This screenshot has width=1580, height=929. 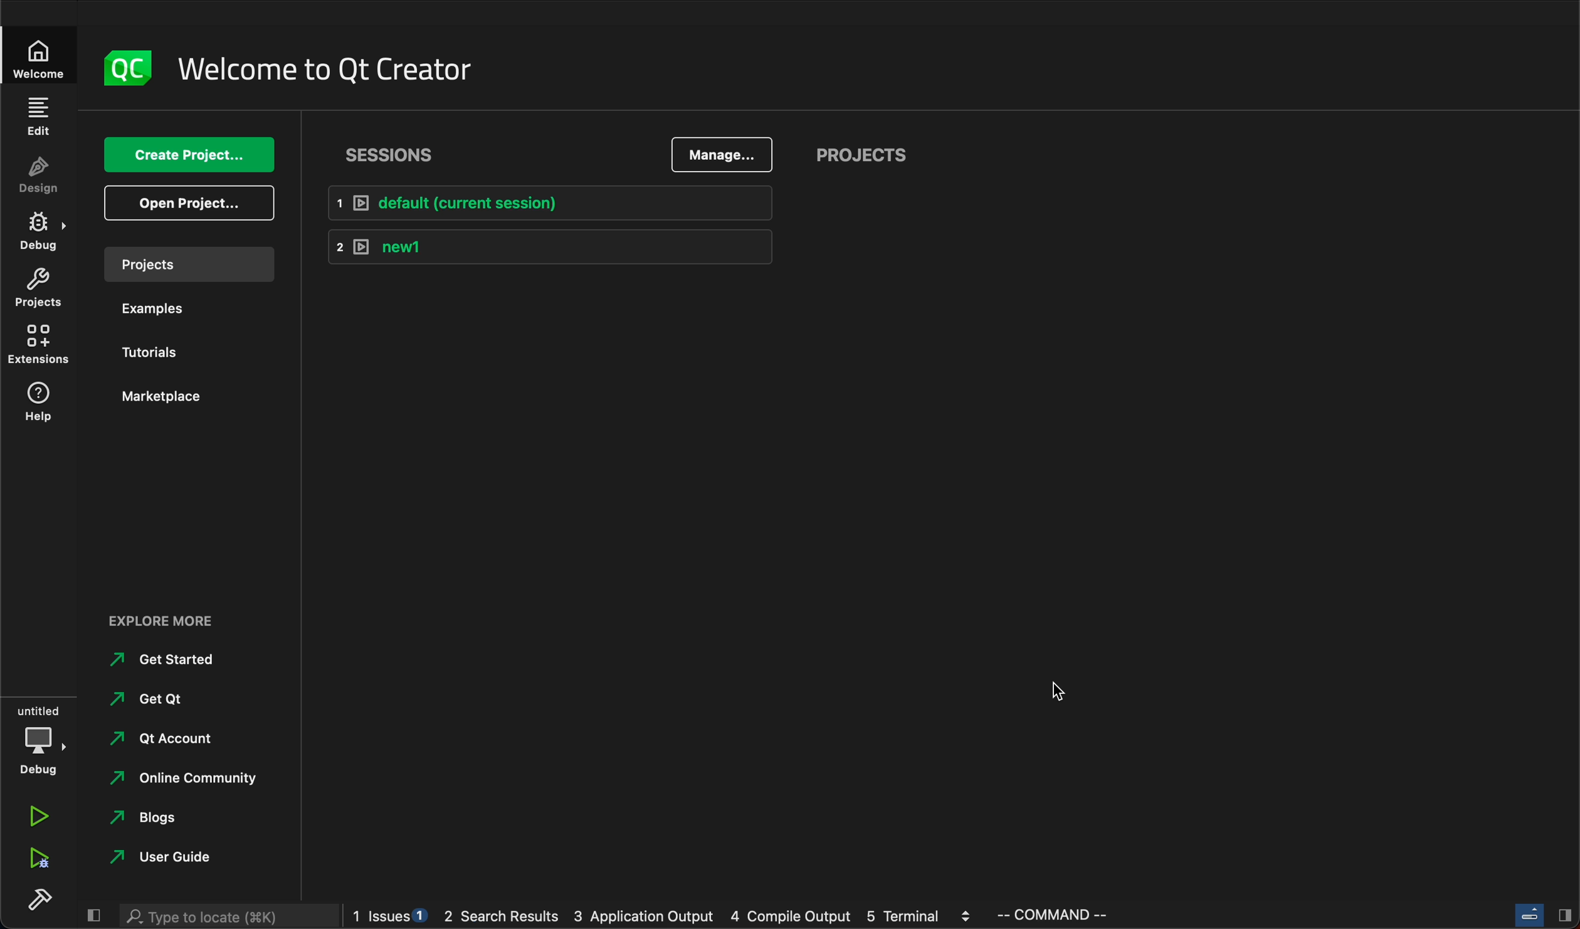 What do you see at coordinates (154, 307) in the screenshot?
I see `examples` at bounding box center [154, 307].